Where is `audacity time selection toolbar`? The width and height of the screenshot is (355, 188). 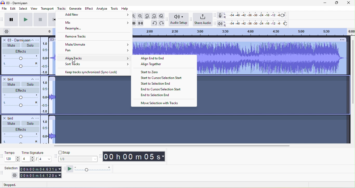
audacity time selection toolbar is located at coordinates (2, 156).